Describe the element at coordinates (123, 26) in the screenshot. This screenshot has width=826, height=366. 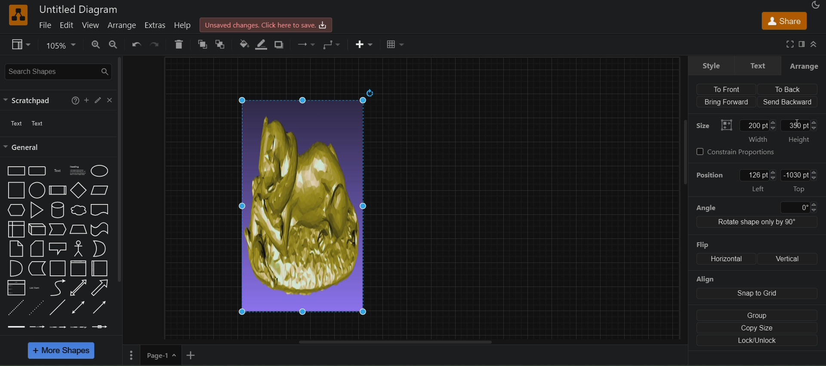
I see `arrange` at that location.